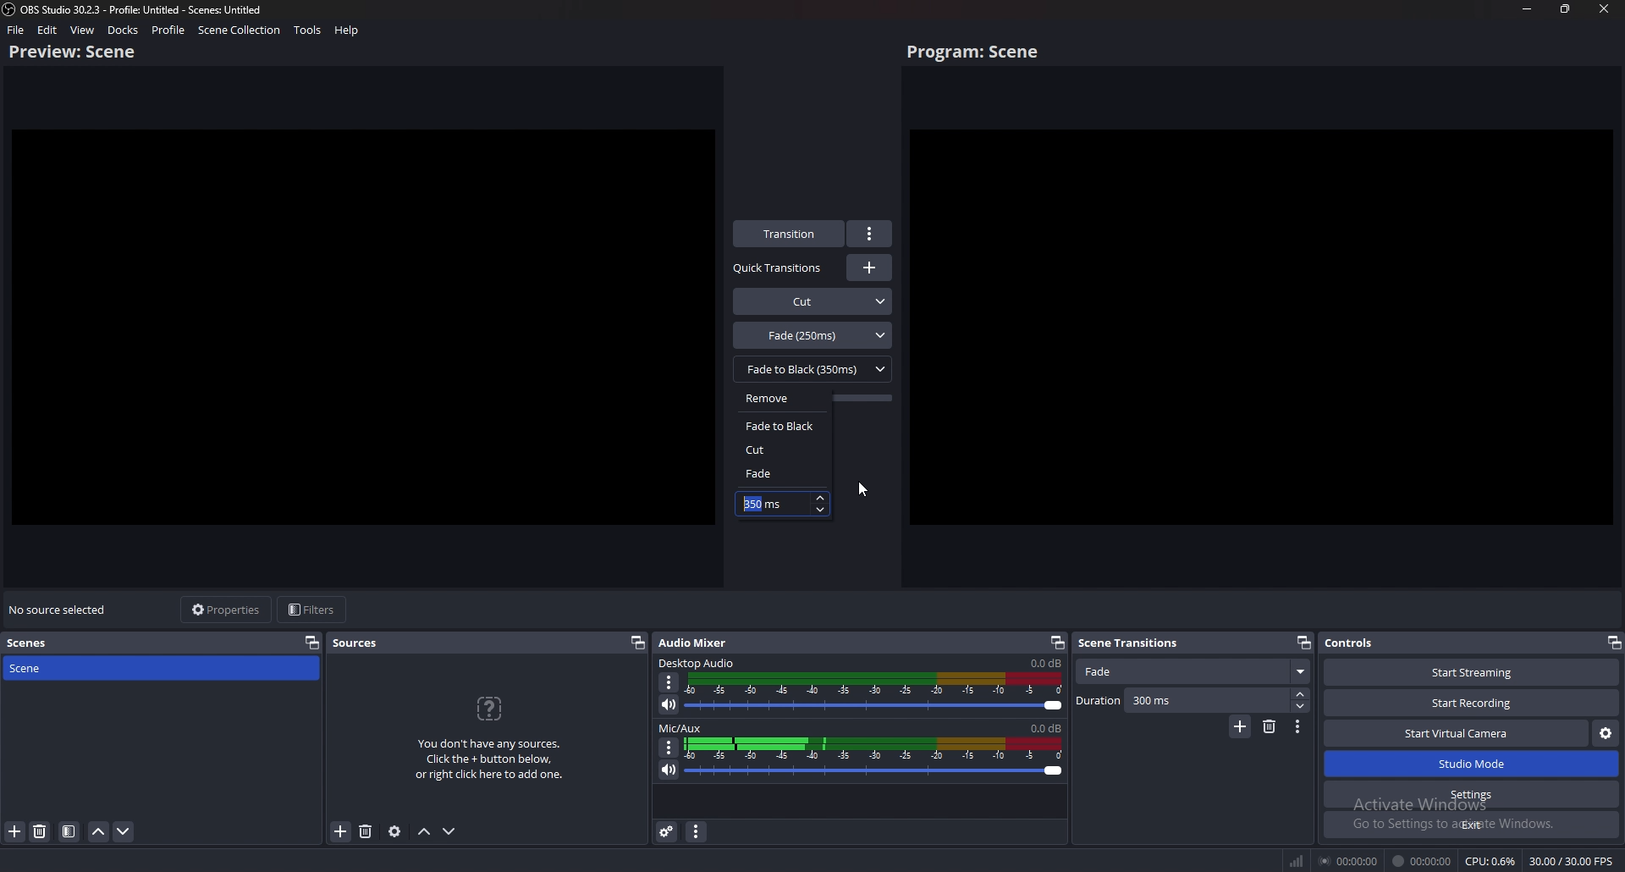 Image resolution: width=1625 pixels, height=872 pixels. I want to click on filter, so click(69, 832).